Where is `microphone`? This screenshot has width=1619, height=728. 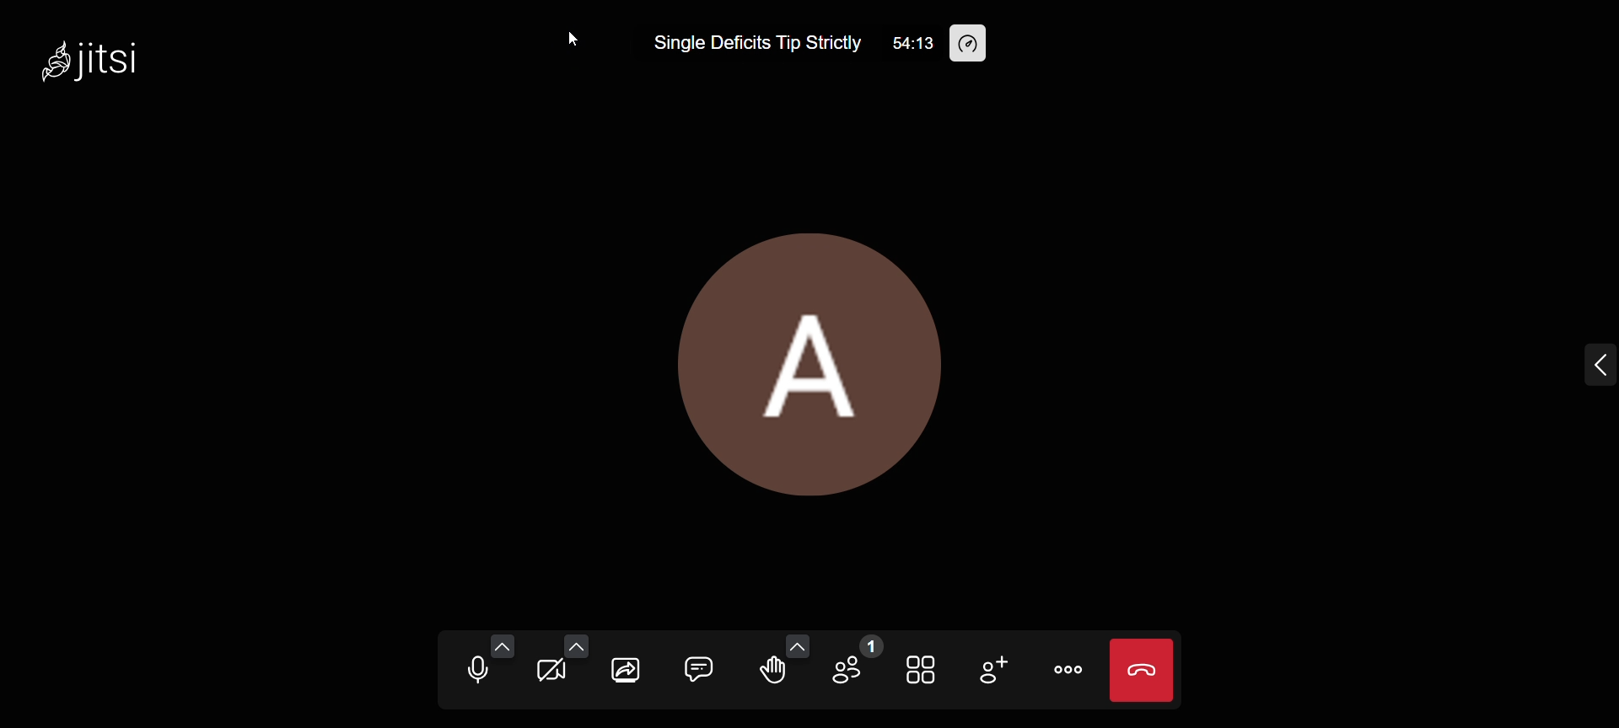 microphone is located at coordinates (467, 674).